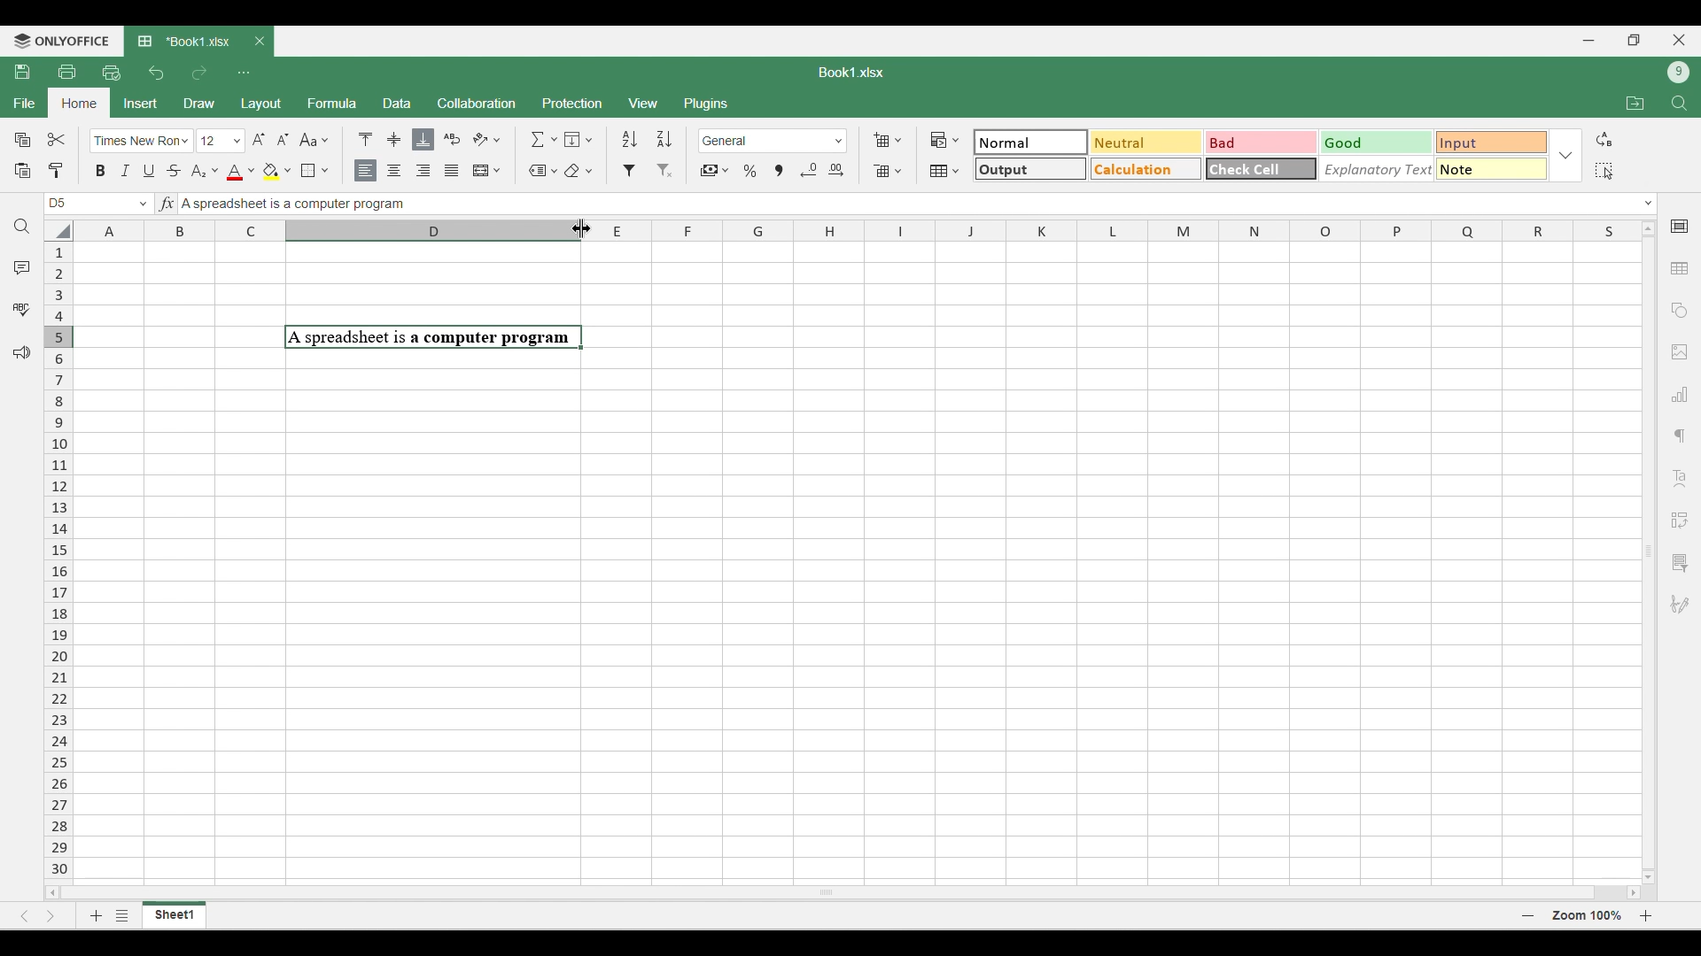 The height and width of the screenshot is (956, 1701). I want to click on Undo, so click(156, 73).